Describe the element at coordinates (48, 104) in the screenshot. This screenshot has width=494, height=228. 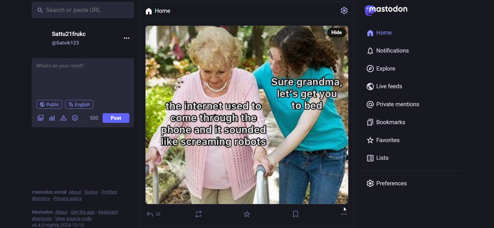
I see `public` at that location.